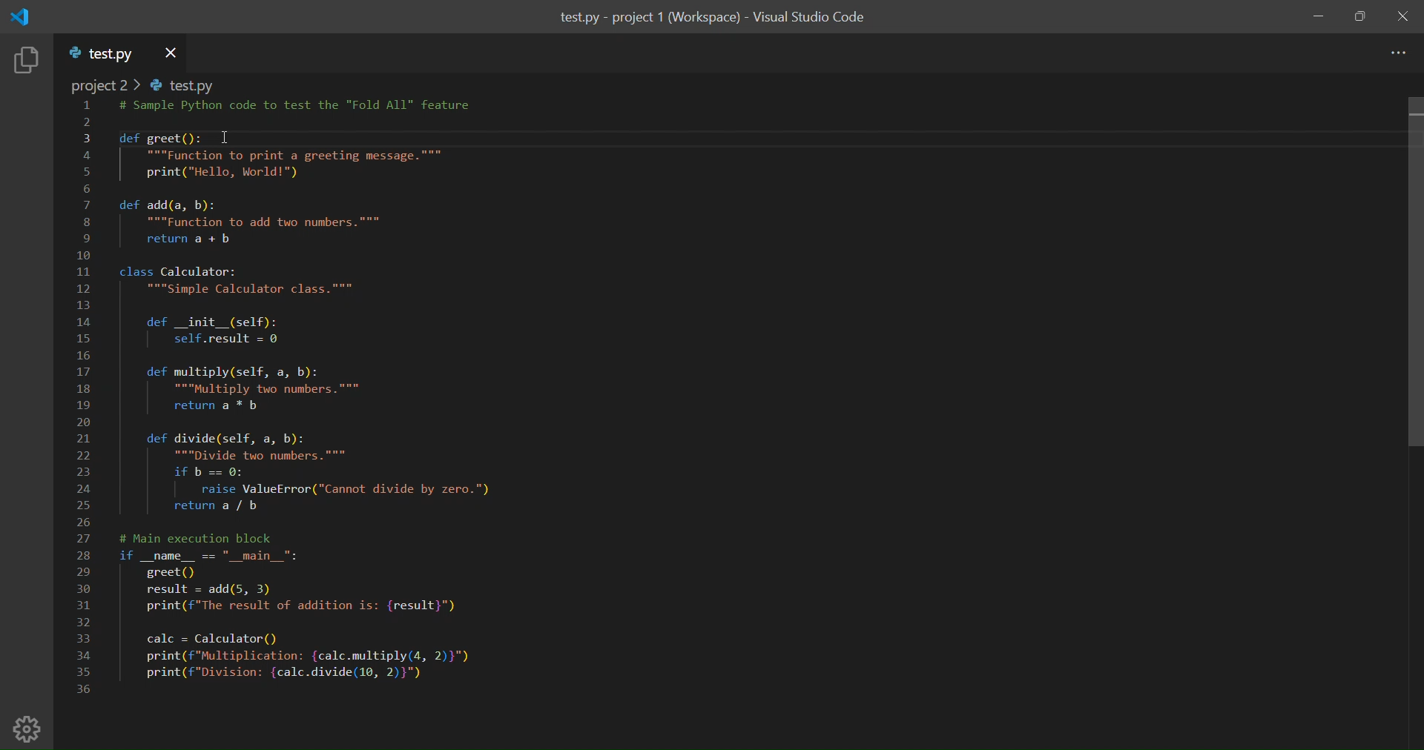  What do you see at coordinates (228, 138) in the screenshot?
I see `cursor` at bounding box center [228, 138].